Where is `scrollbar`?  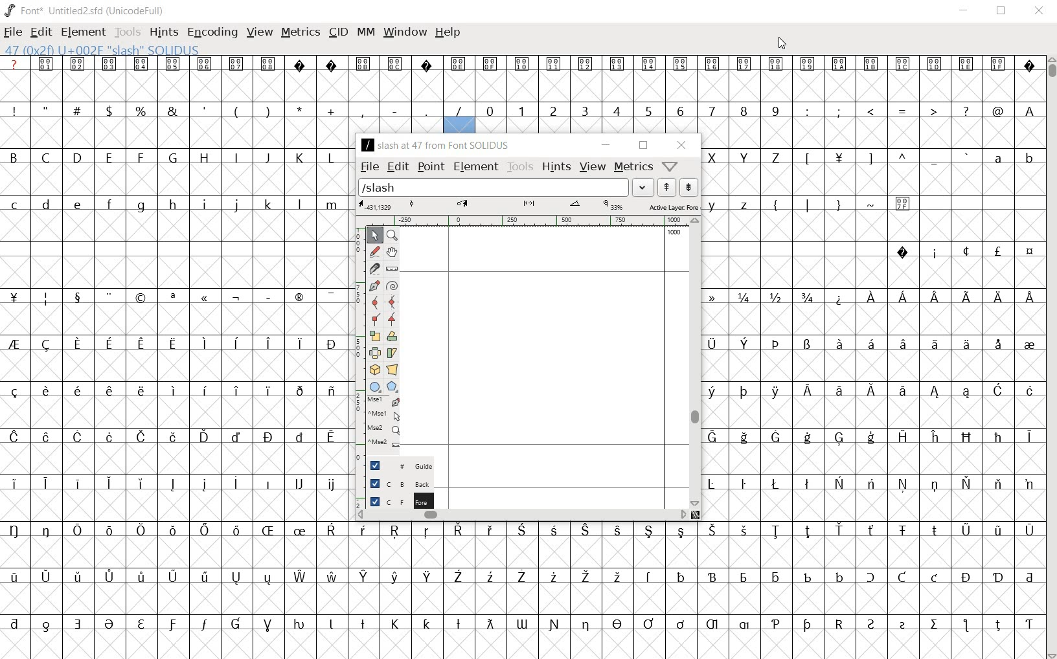
scrollbar is located at coordinates (695, 363).